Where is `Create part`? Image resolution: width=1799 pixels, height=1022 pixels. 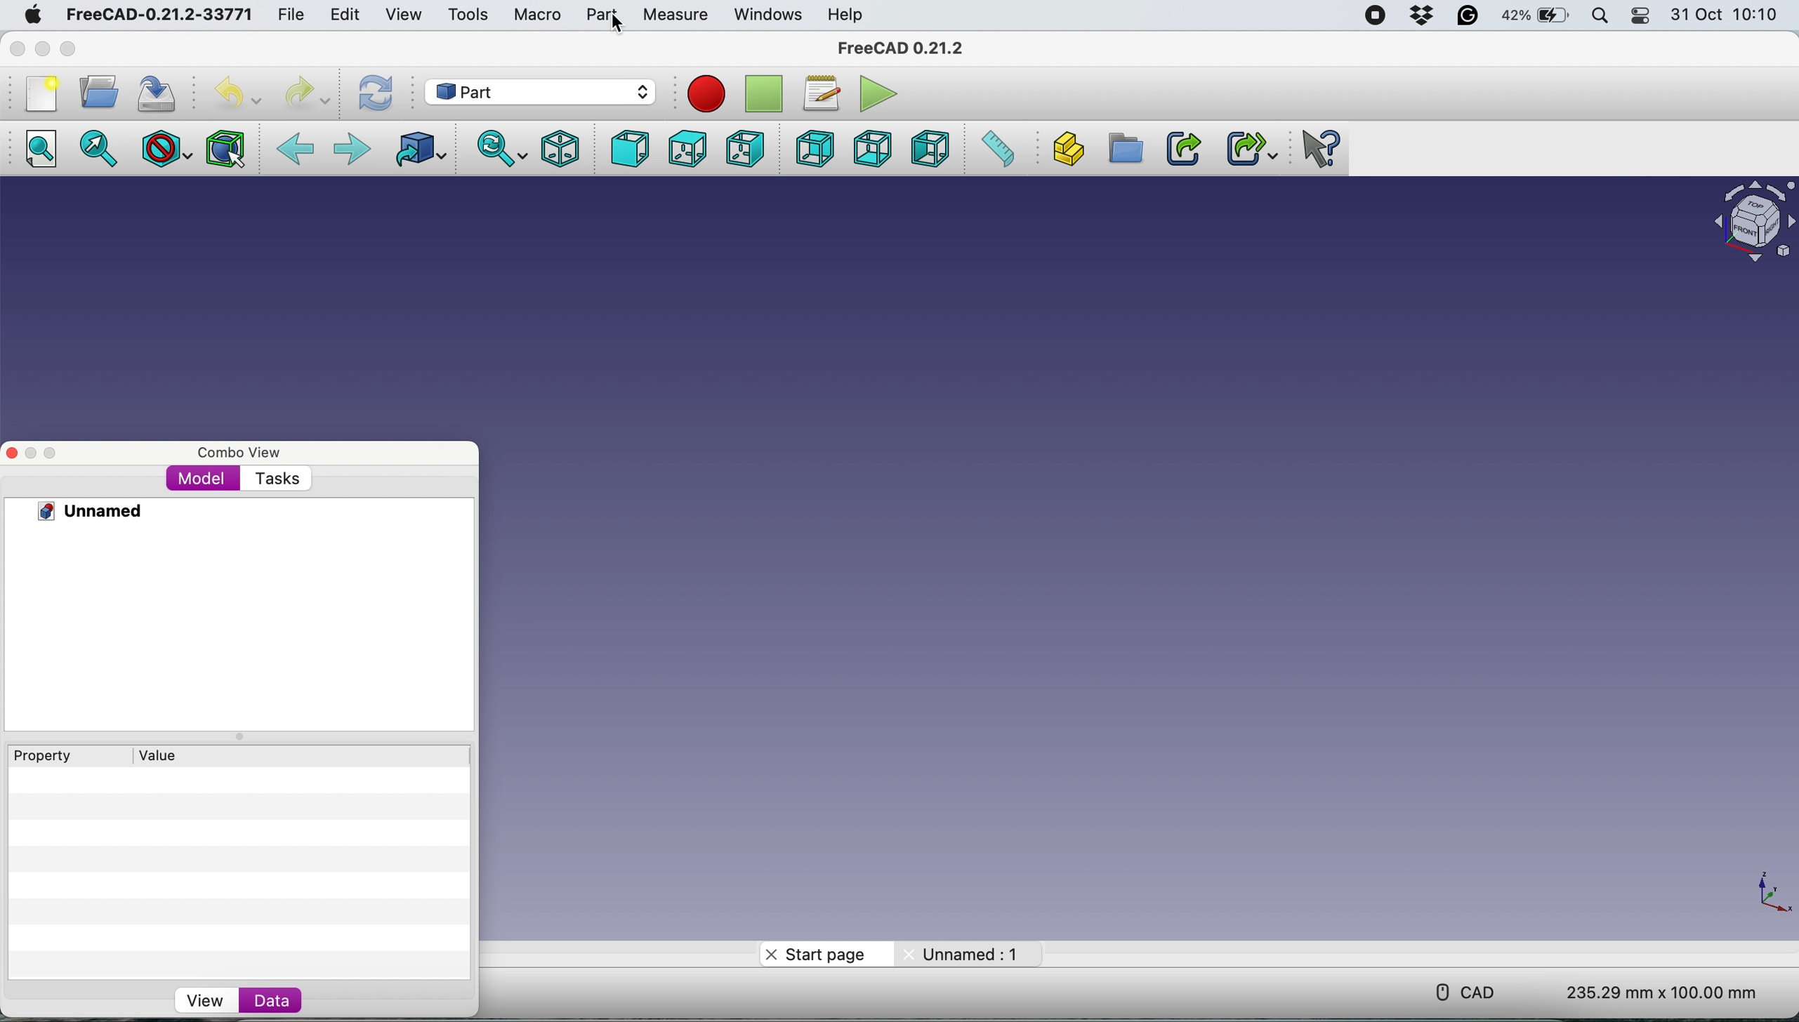
Create part is located at coordinates (1062, 150).